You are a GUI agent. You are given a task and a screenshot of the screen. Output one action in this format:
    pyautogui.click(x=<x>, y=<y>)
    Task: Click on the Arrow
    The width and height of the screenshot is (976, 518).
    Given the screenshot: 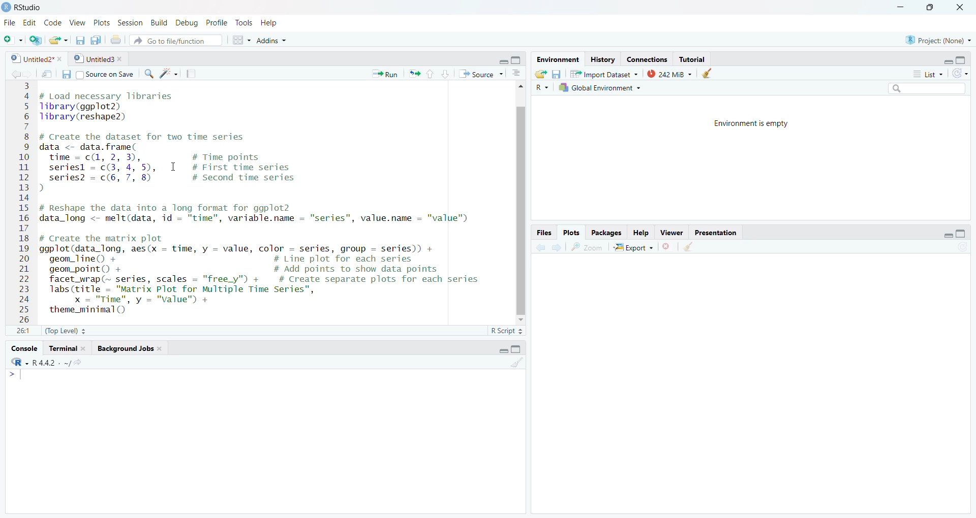 What is the action you would take?
    pyautogui.click(x=13, y=375)
    